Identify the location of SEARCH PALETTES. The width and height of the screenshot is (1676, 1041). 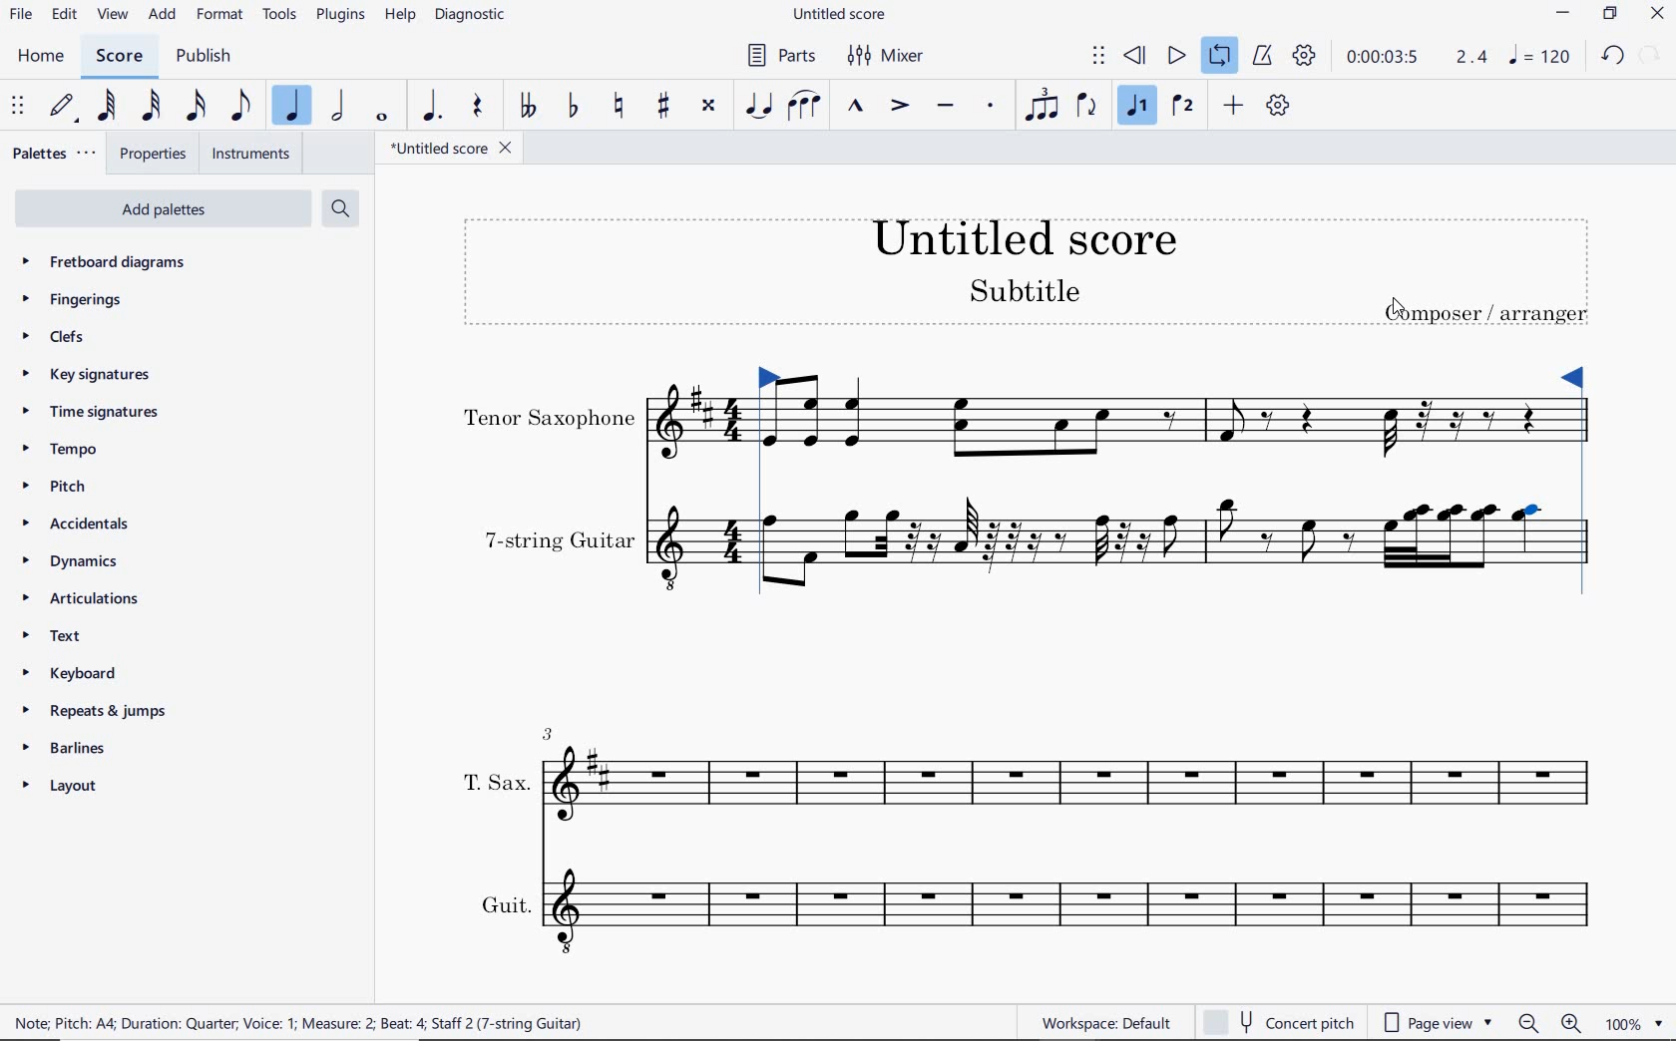
(340, 207).